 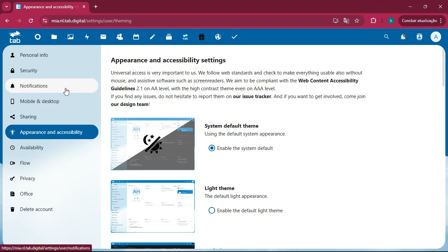 What do you see at coordinates (374, 21) in the screenshot?
I see `extensions` at bounding box center [374, 21].